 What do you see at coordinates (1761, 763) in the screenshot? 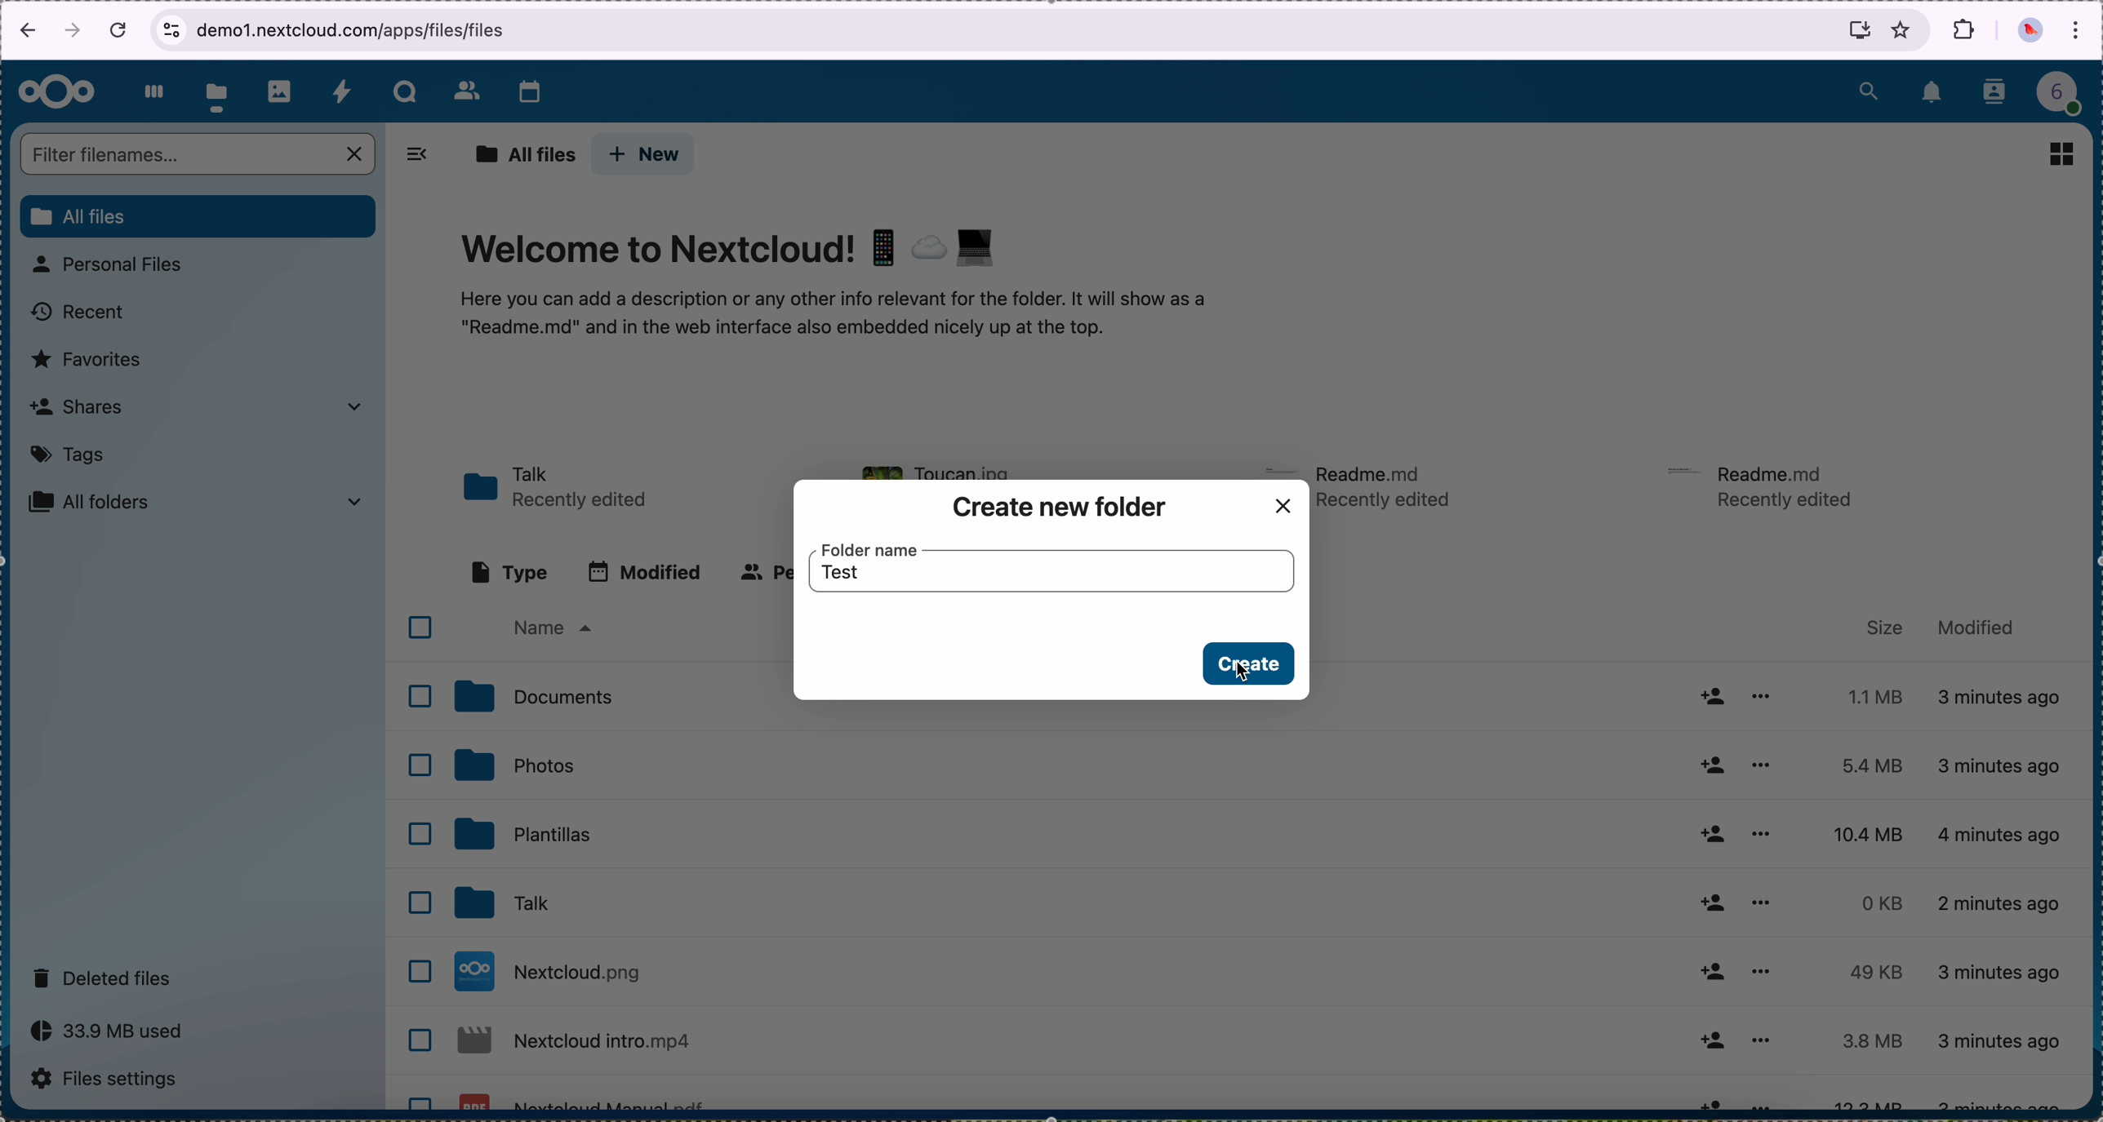
I see `more options` at bounding box center [1761, 763].